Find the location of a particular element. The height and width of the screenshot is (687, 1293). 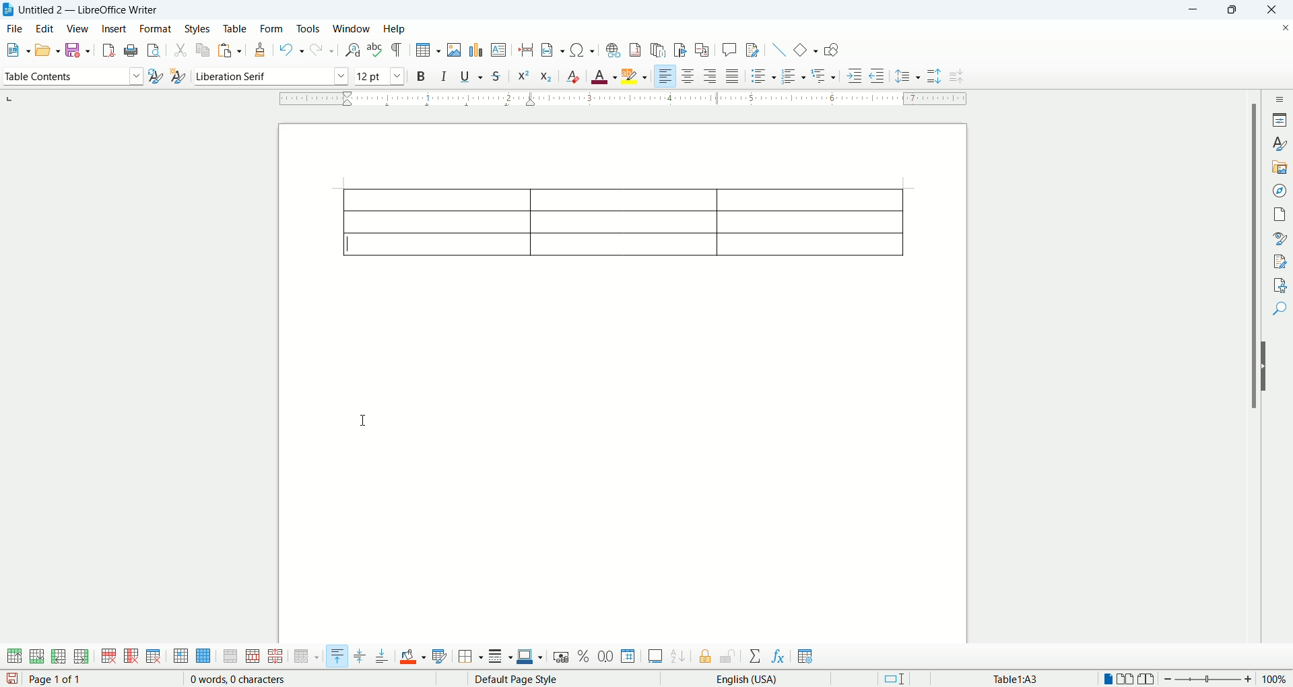

subscript is located at coordinates (545, 76).